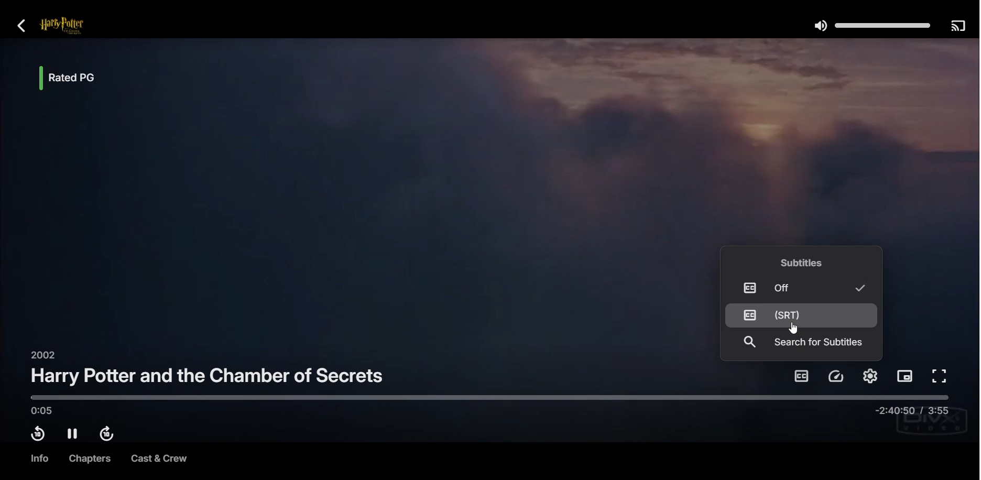  What do you see at coordinates (801, 315) in the screenshot?
I see `SRT` at bounding box center [801, 315].